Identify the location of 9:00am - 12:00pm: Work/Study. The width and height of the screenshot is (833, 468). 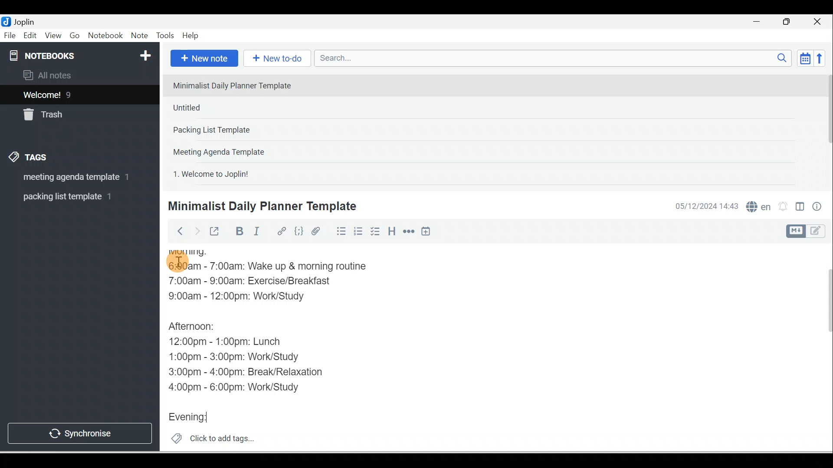
(247, 297).